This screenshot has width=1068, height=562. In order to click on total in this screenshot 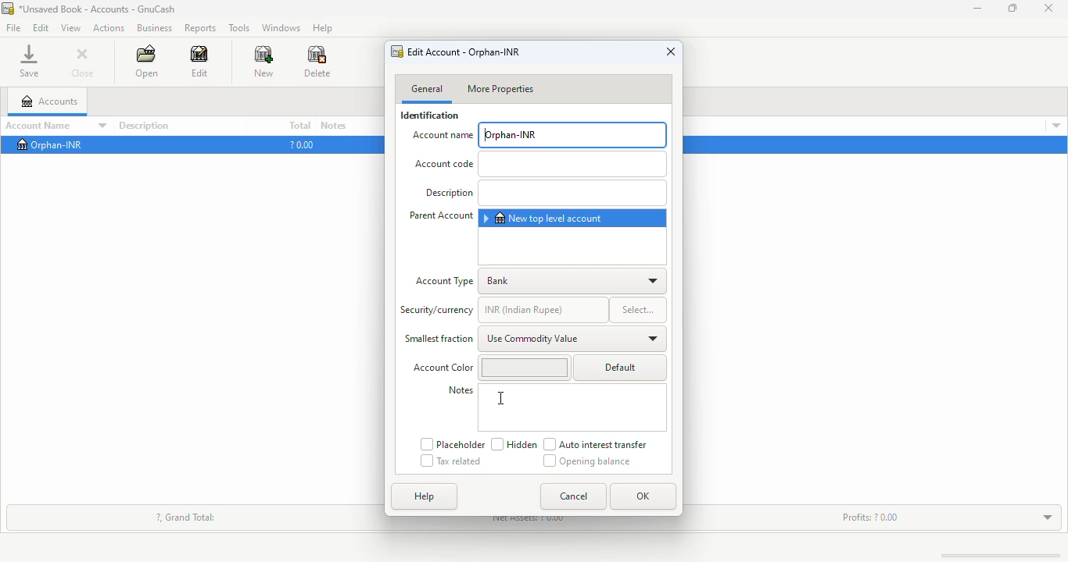, I will do `click(300, 125)`.